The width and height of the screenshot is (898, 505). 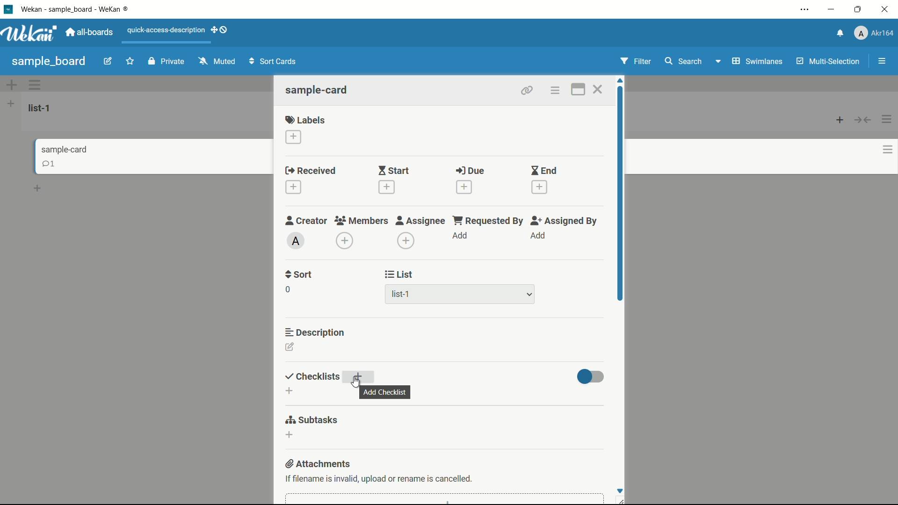 What do you see at coordinates (620, 491) in the screenshot?
I see `Scroll down` at bounding box center [620, 491].